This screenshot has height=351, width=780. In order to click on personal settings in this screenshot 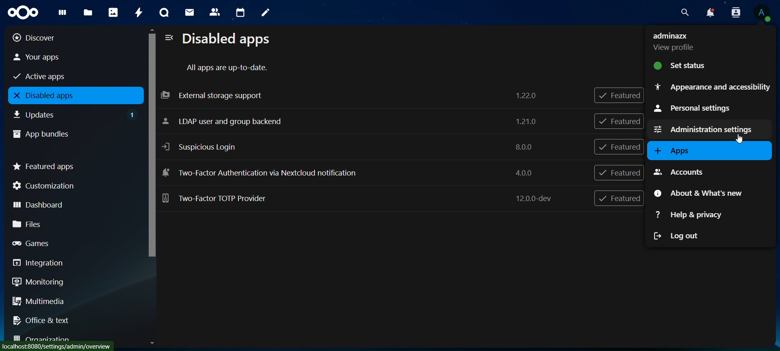, I will do `click(701, 109)`.